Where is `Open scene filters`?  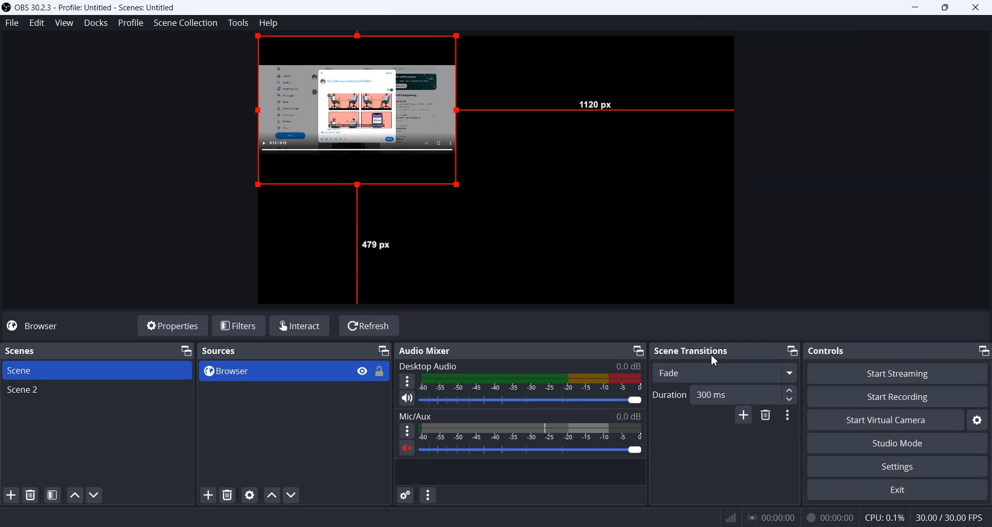 Open scene filters is located at coordinates (52, 495).